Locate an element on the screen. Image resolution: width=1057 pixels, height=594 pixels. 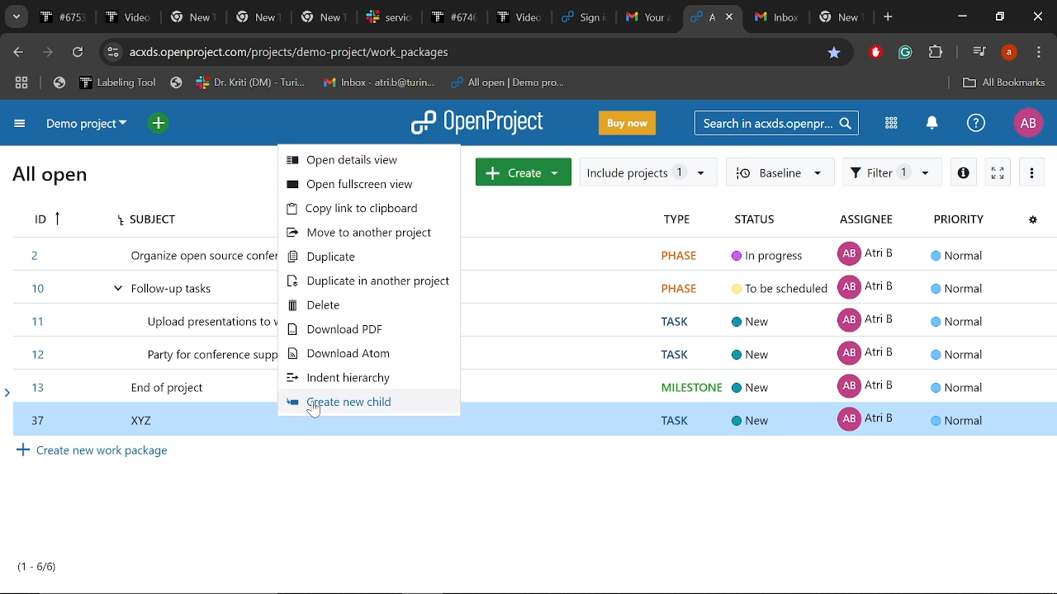
Create is located at coordinates (524, 171).